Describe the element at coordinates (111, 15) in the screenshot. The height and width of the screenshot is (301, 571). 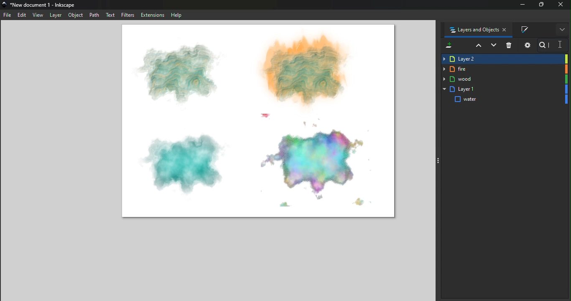
I see `Text` at that location.